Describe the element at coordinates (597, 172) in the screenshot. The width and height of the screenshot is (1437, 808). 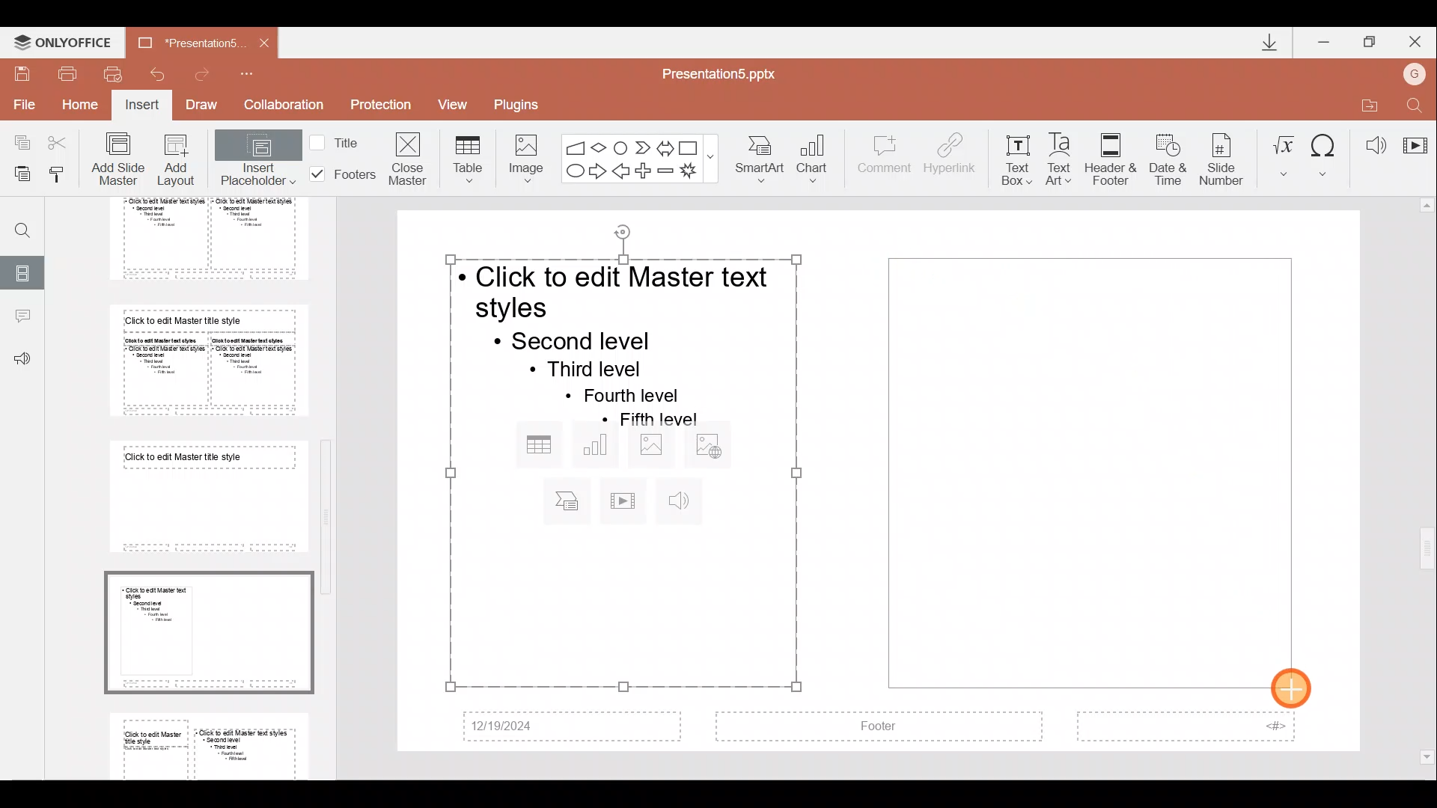
I see `Right arrow` at that location.